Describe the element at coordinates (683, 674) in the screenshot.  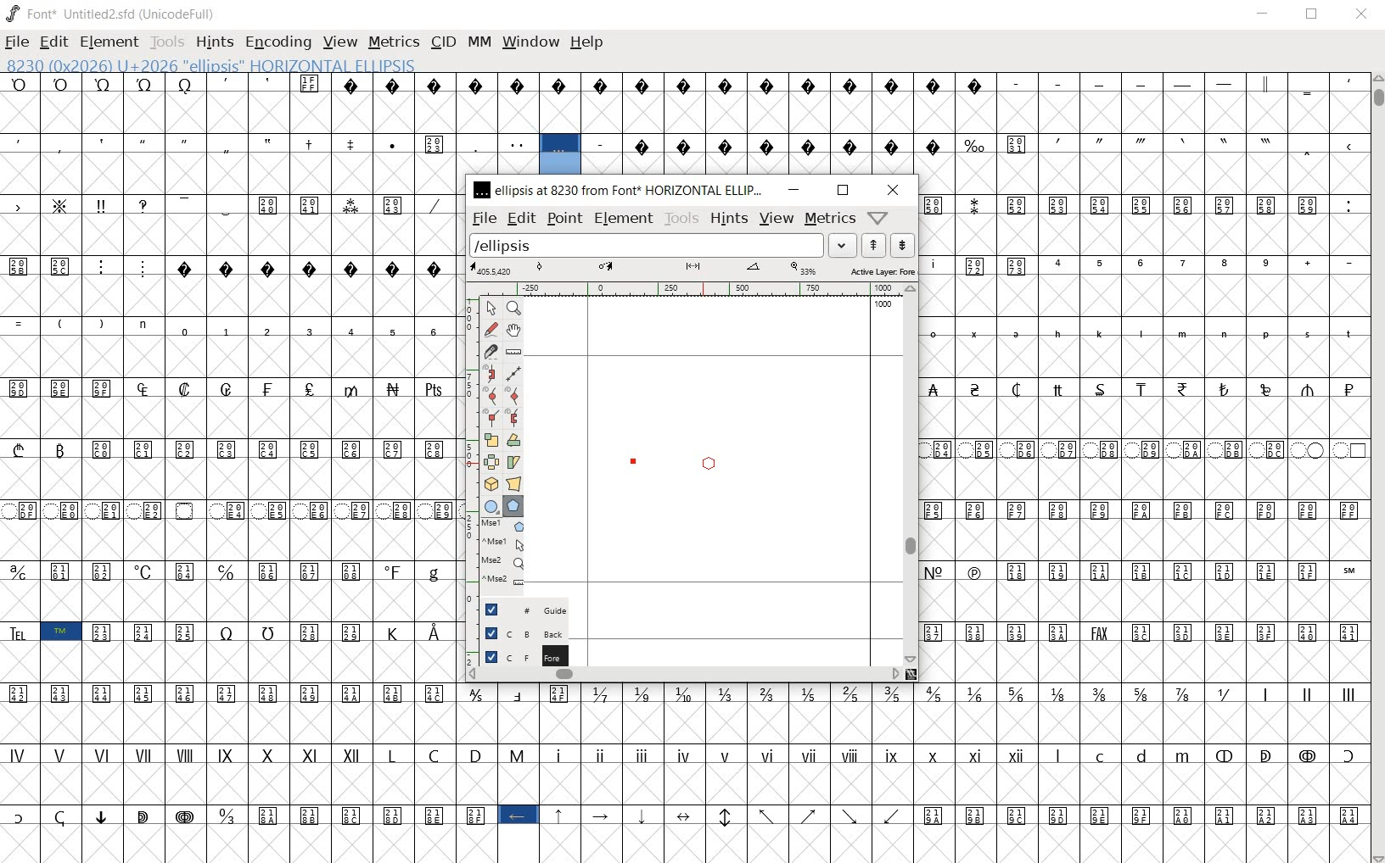
I see `scrollbar` at that location.